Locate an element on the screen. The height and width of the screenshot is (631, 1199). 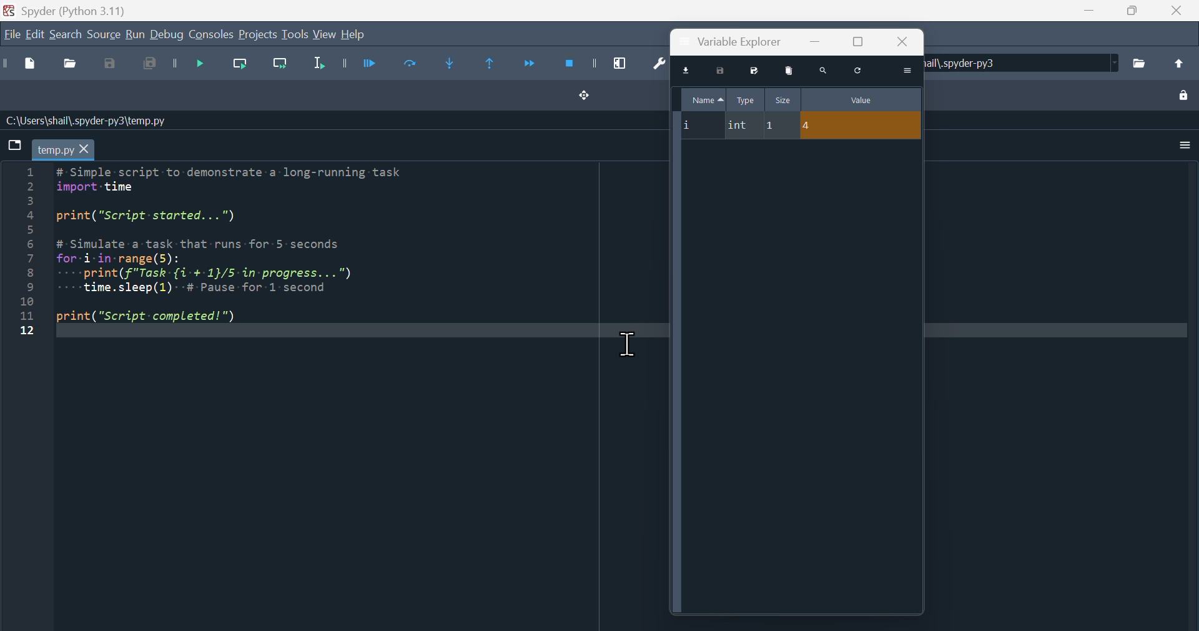
Drag and drop button is located at coordinates (586, 96).